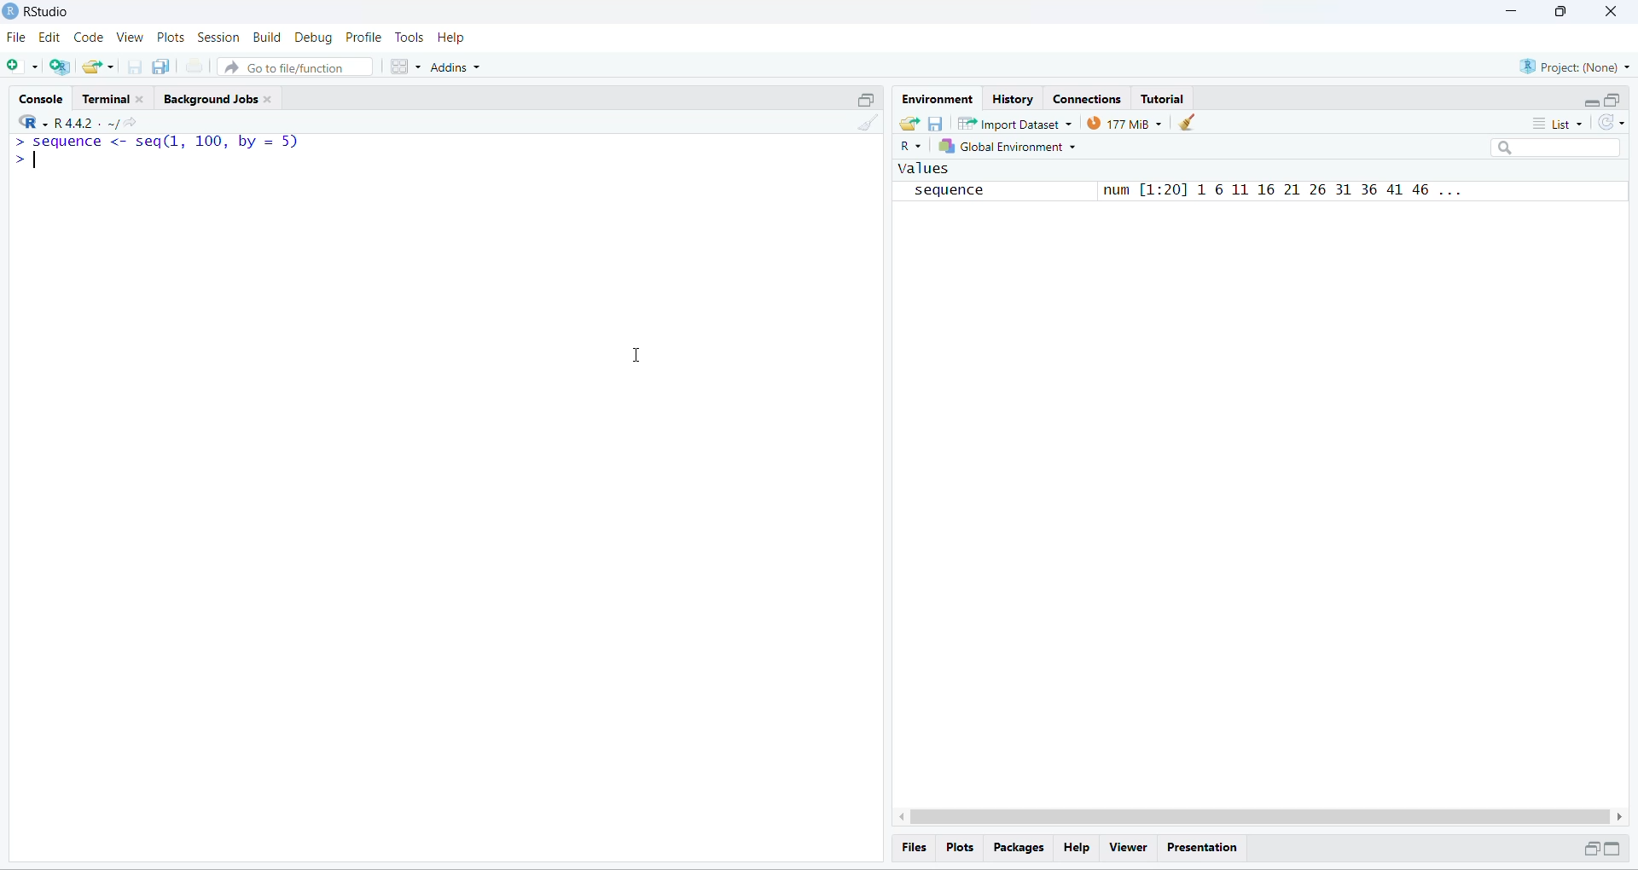 This screenshot has height=870, width=1638. Describe the element at coordinates (49, 11) in the screenshot. I see `RStudio` at that location.